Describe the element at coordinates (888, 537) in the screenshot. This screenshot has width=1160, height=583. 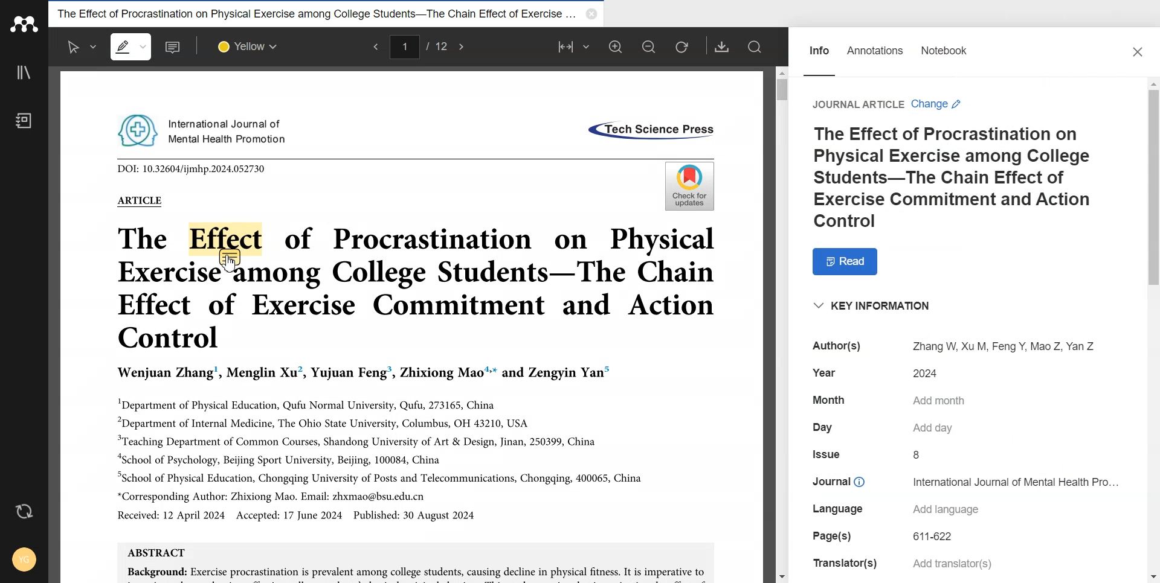
I see `Page(s) 611-622` at that location.